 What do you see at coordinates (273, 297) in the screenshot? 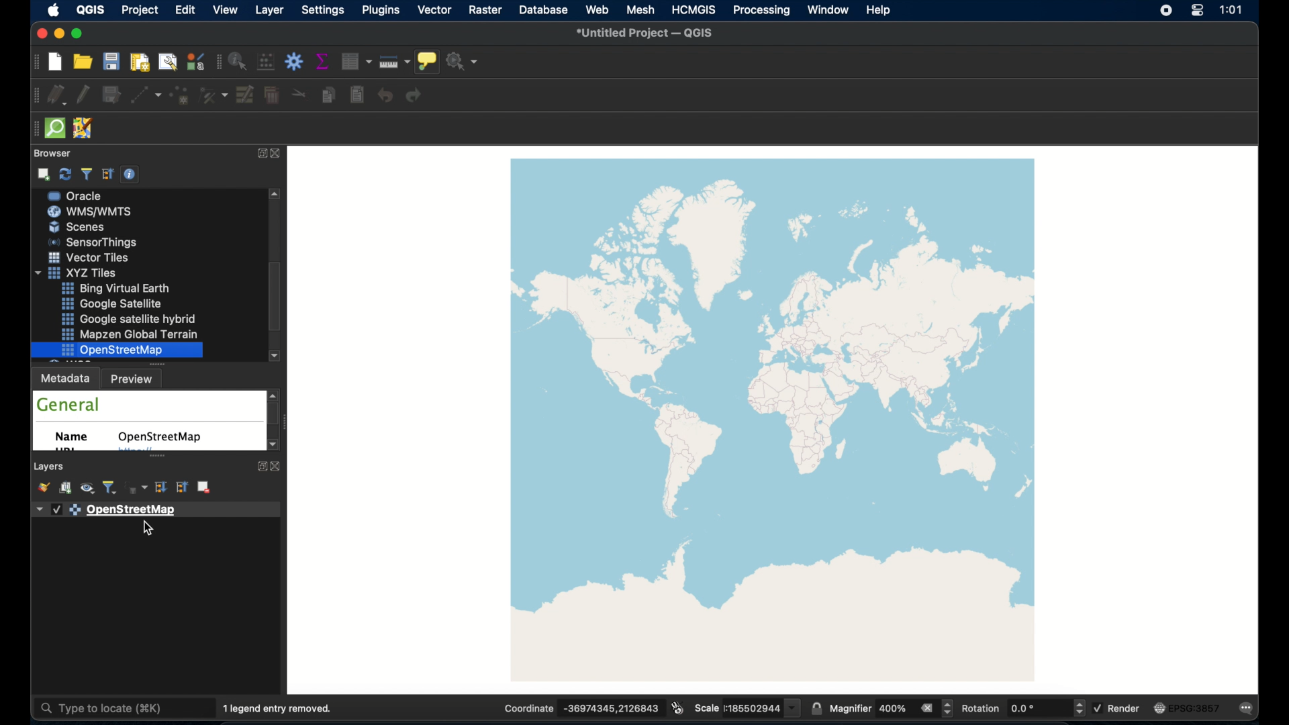
I see `scroll box` at bounding box center [273, 297].